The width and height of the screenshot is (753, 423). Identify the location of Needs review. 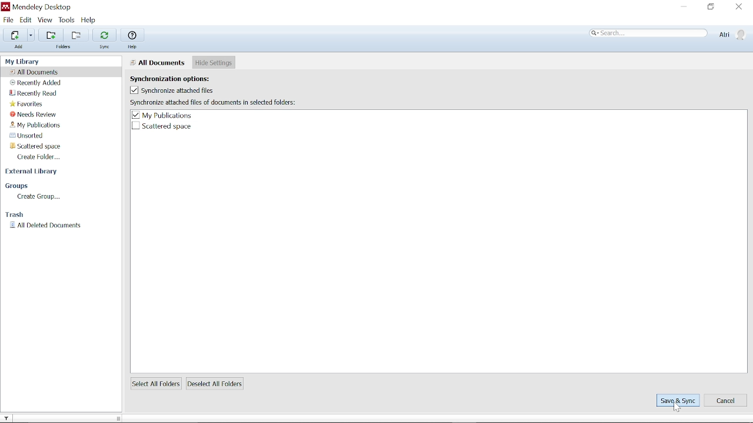
(35, 115).